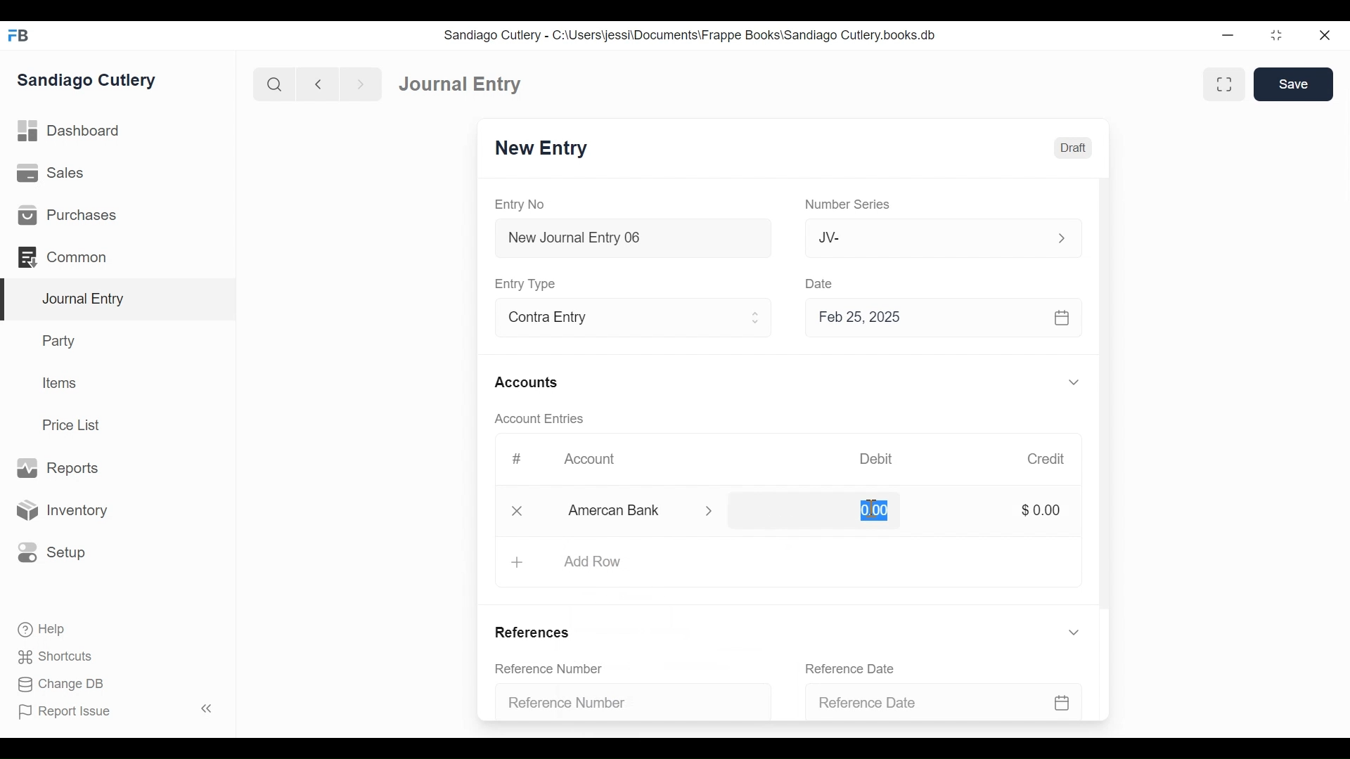 The width and height of the screenshot is (1350, 759). I want to click on Reference Number, so click(627, 700).